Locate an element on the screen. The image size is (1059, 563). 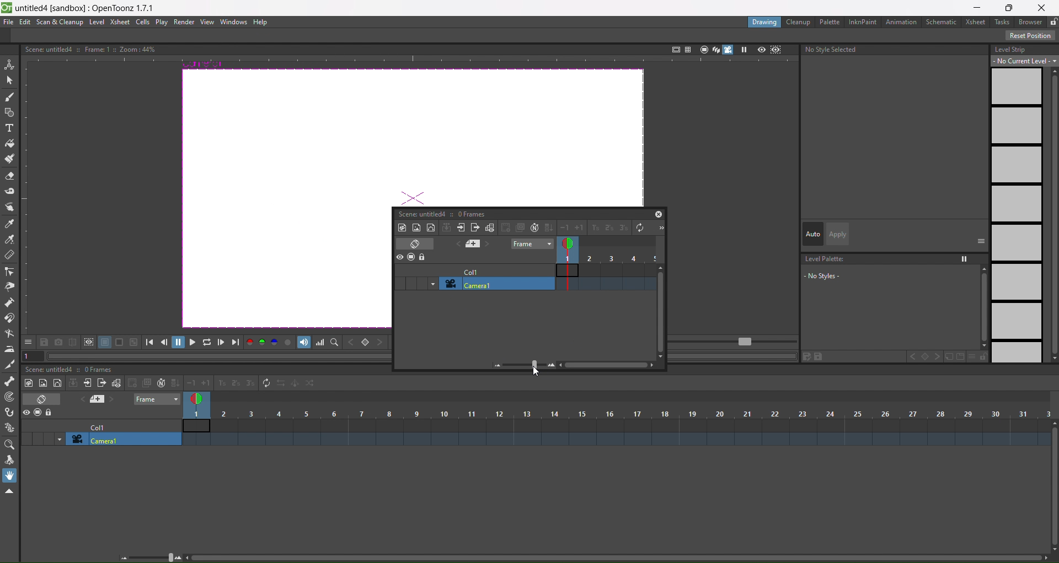
style picker tool is located at coordinates (9, 224).